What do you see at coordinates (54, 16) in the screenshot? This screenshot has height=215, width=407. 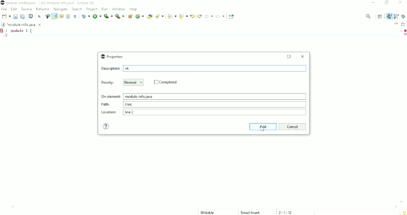 I see `Toggle mark occurrences` at bounding box center [54, 16].